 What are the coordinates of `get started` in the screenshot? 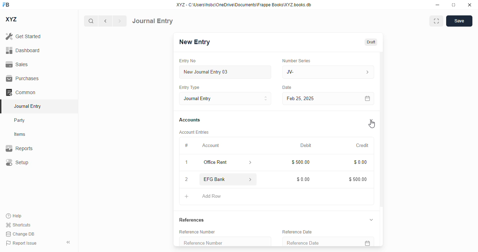 It's located at (23, 36).